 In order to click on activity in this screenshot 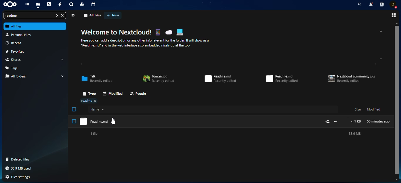, I will do `click(60, 5)`.